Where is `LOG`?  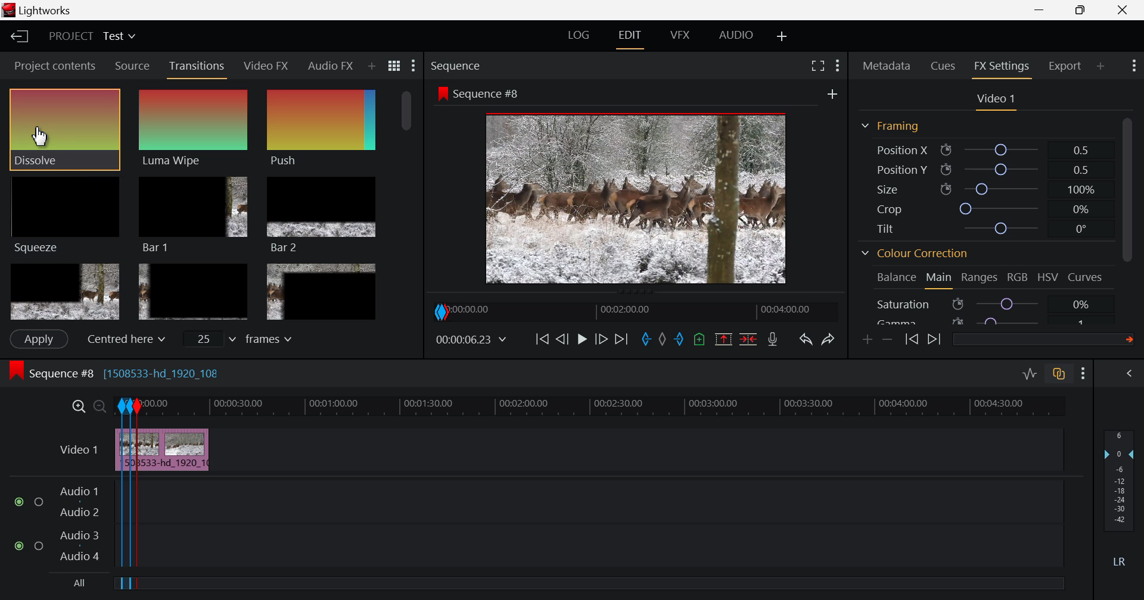 LOG is located at coordinates (579, 37).